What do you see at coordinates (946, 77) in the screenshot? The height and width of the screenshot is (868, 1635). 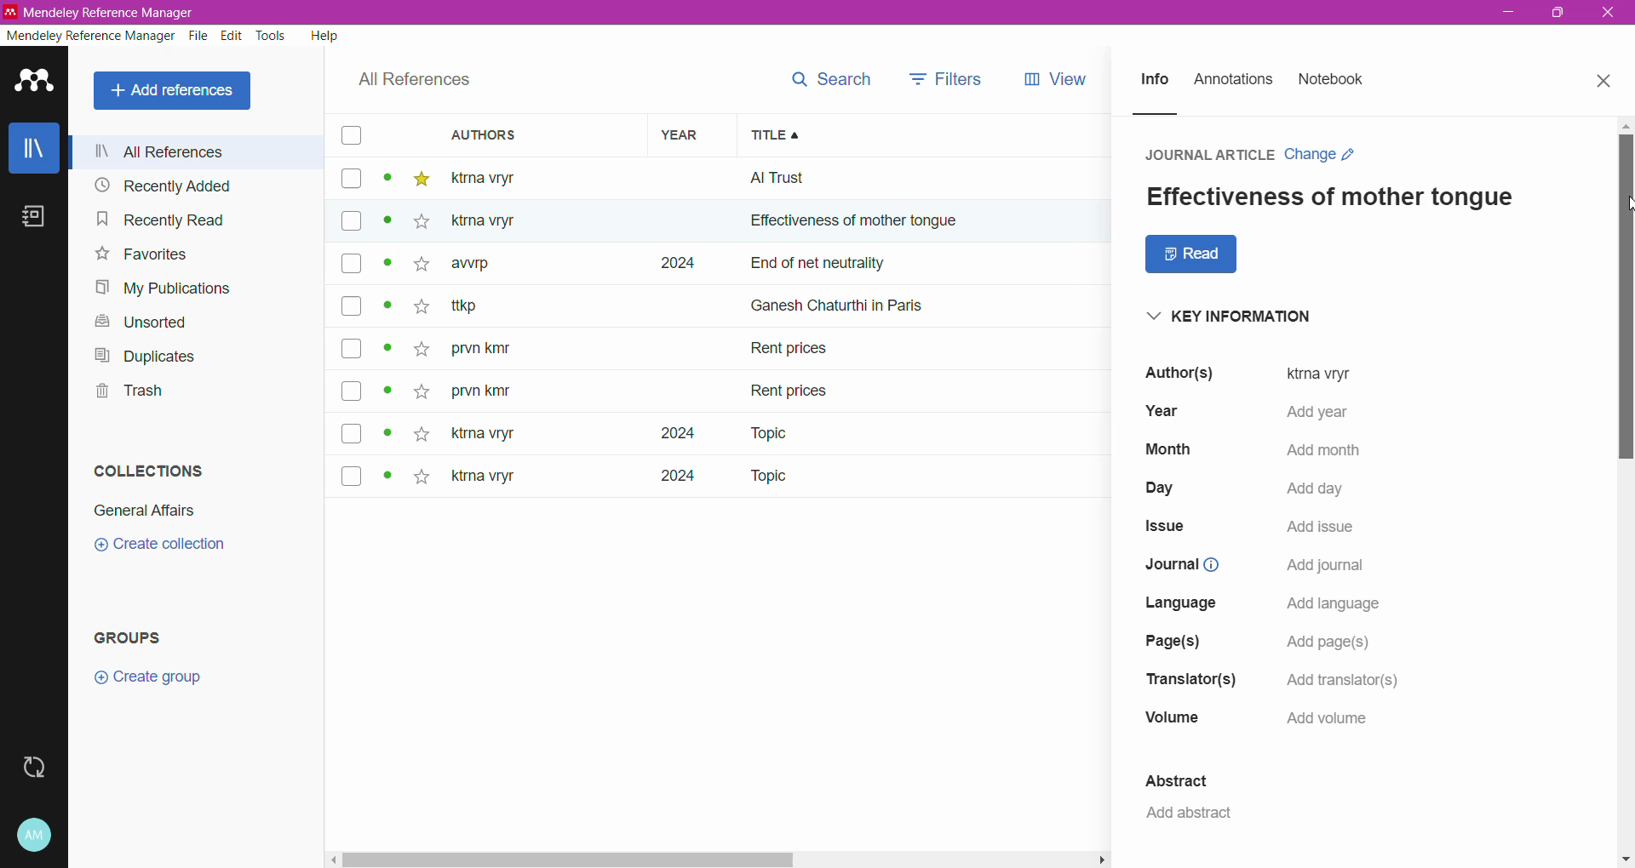 I see `filters ` at bounding box center [946, 77].